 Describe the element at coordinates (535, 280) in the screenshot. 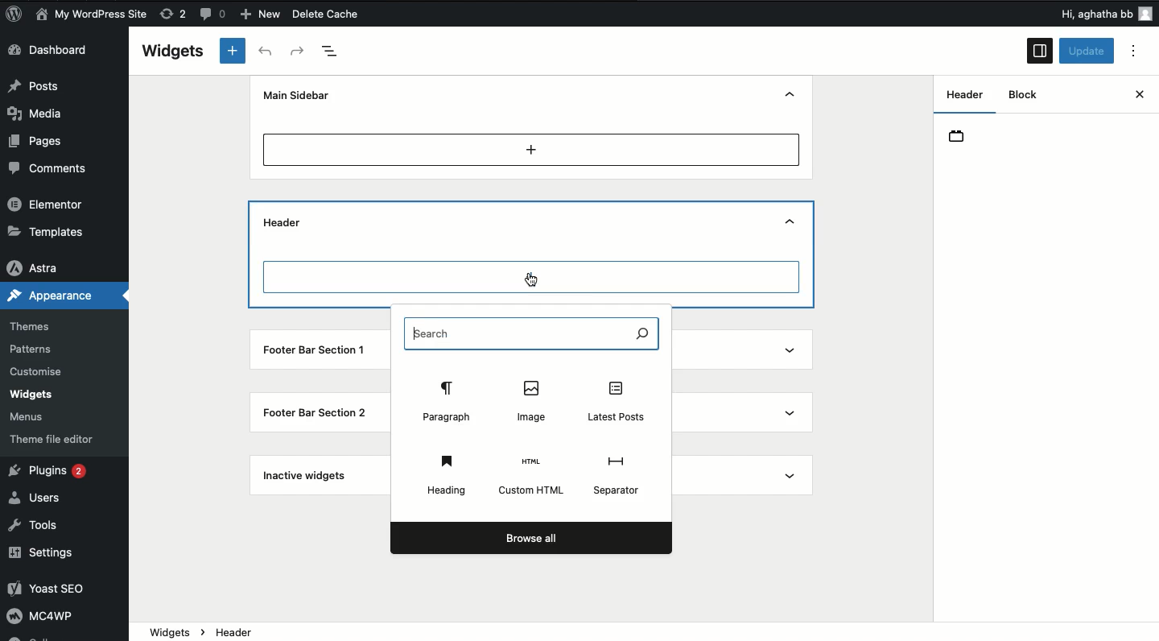

I see `cursor` at that location.